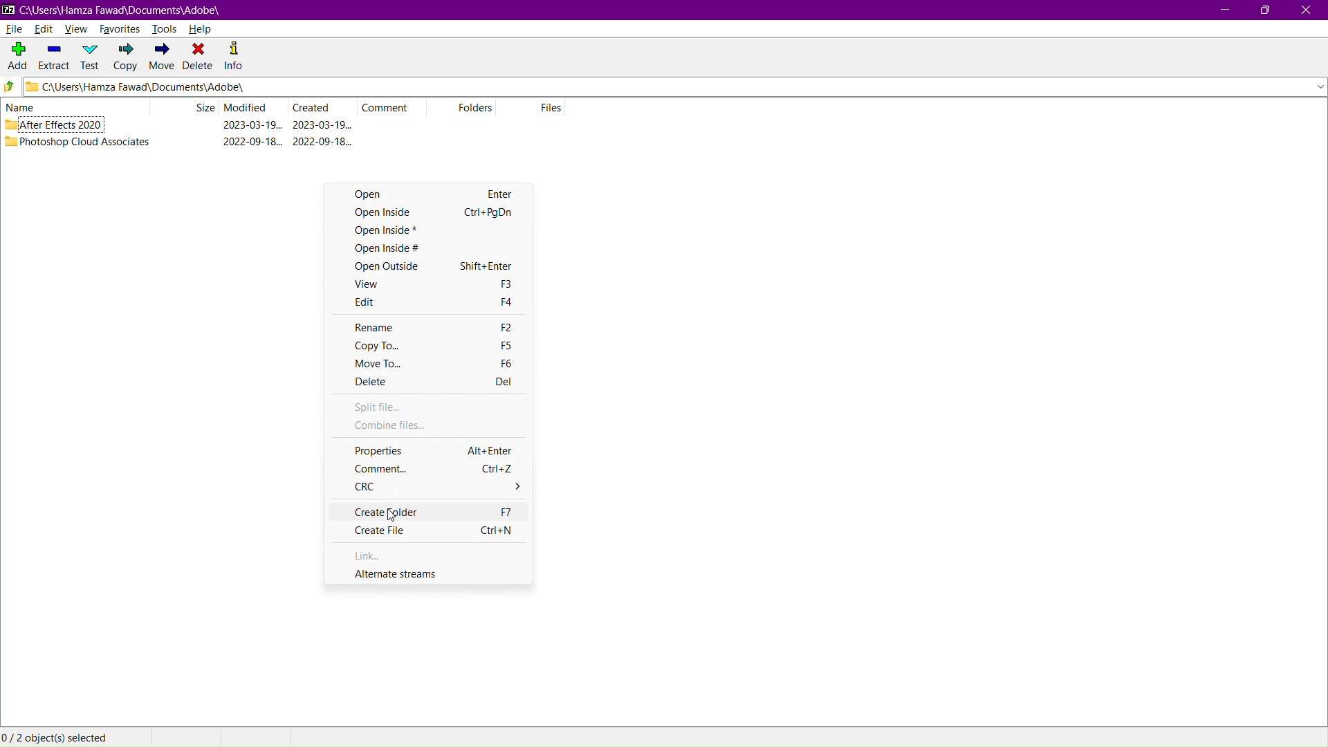  Describe the element at coordinates (15, 54) in the screenshot. I see `Add` at that location.